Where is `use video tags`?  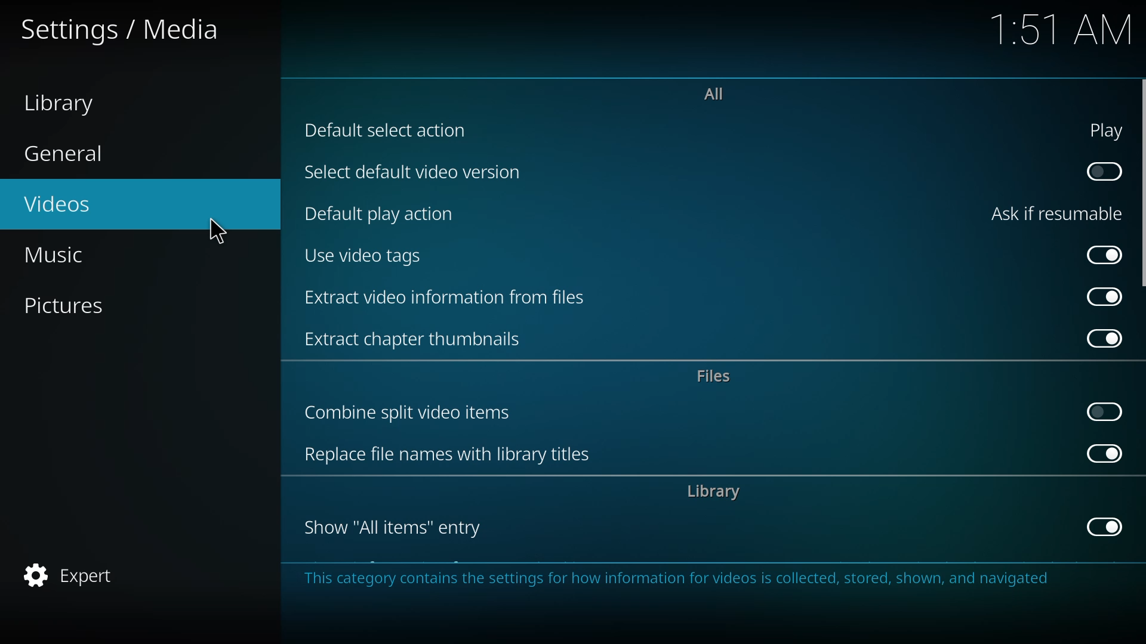 use video tags is located at coordinates (366, 254).